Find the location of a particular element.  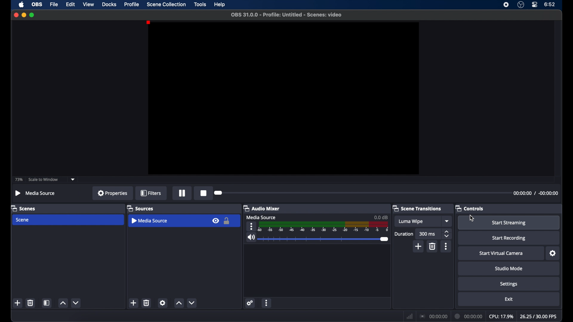

screen recorder icon is located at coordinates (506, 4).